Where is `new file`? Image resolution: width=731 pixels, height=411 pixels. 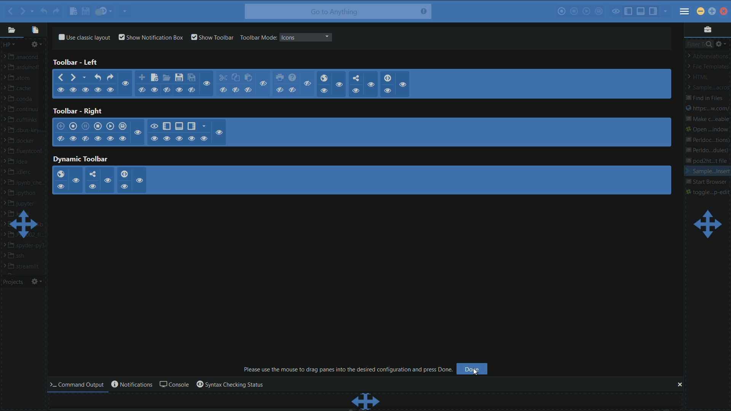 new file is located at coordinates (72, 12).